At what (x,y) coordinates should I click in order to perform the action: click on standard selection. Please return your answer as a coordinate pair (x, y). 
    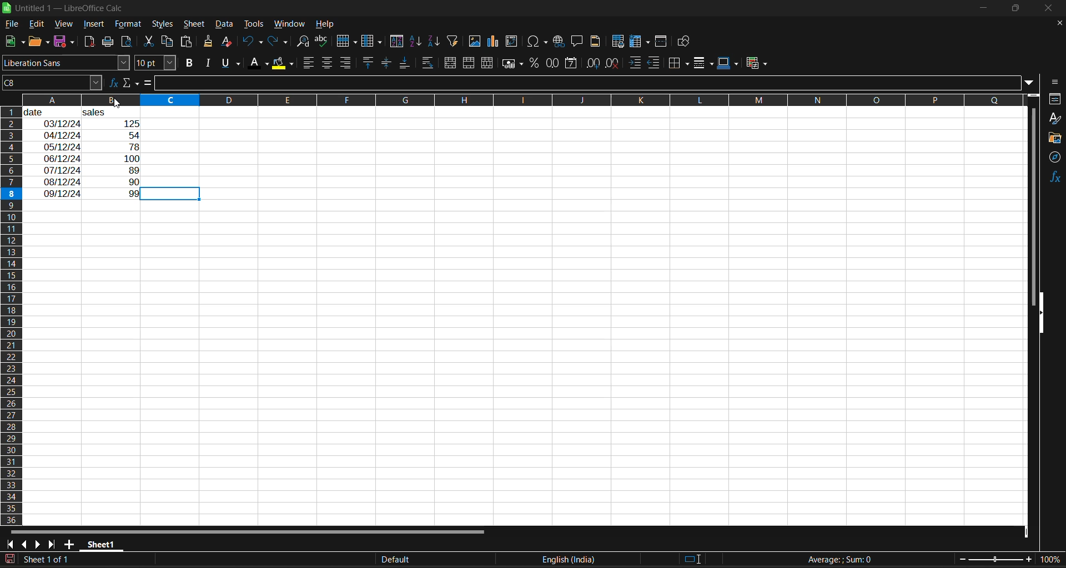
    Looking at the image, I should click on (693, 559).